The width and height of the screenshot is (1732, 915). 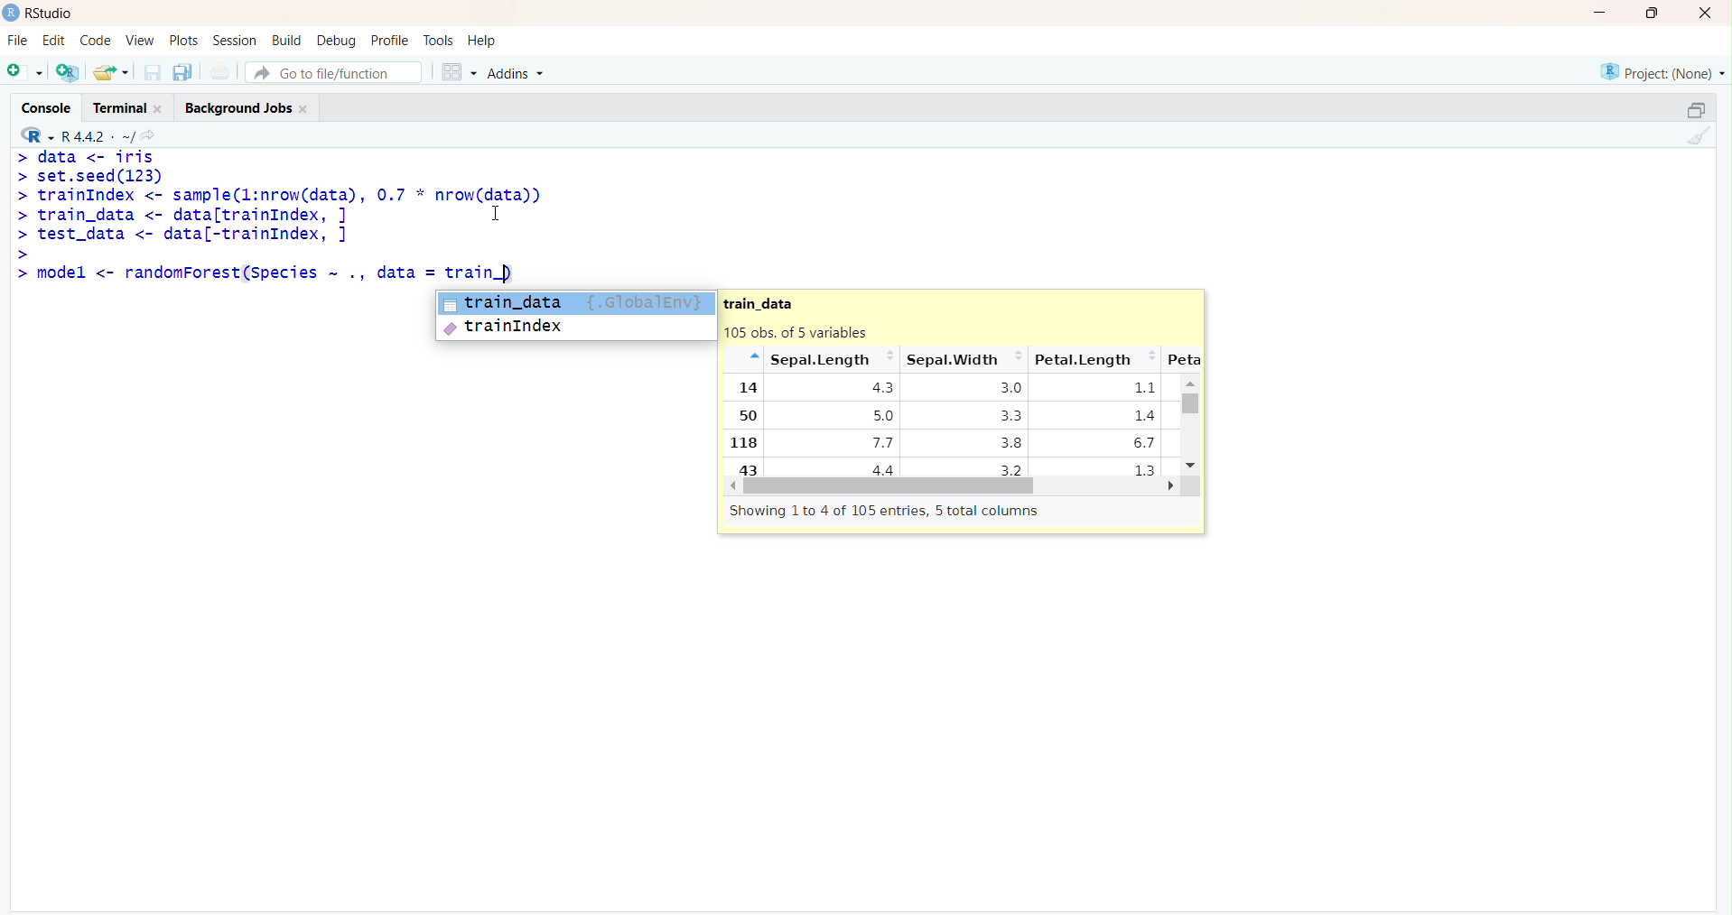 What do you see at coordinates (518, 71) in the screenshot?
I see `Addins` at bounding box center [518, 71].